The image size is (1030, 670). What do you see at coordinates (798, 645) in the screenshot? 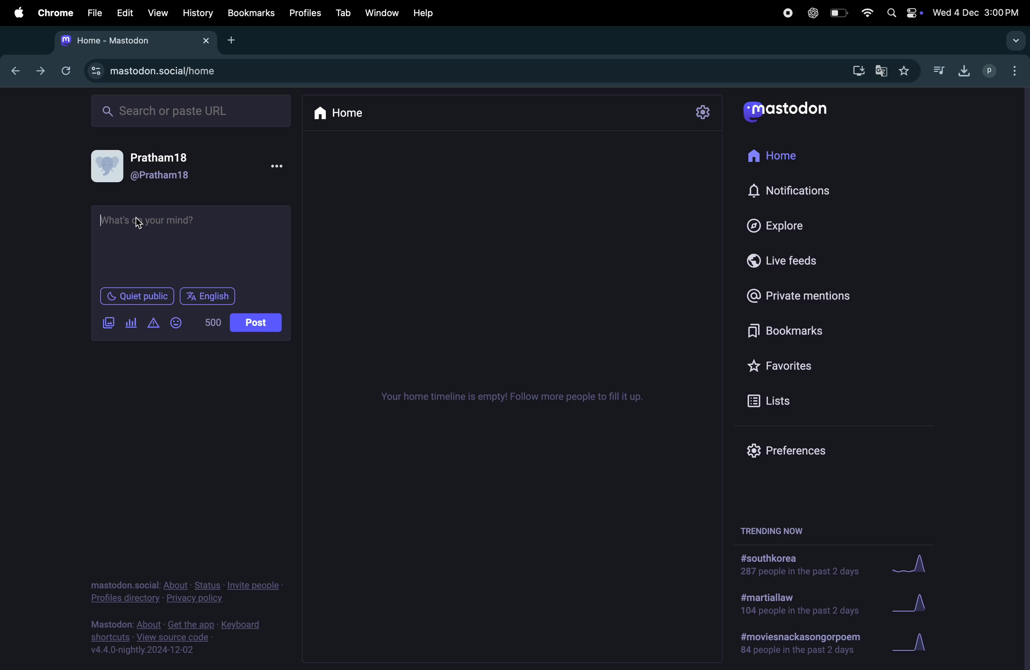
I see `#movies and poem` at bounding box center [798, 645].